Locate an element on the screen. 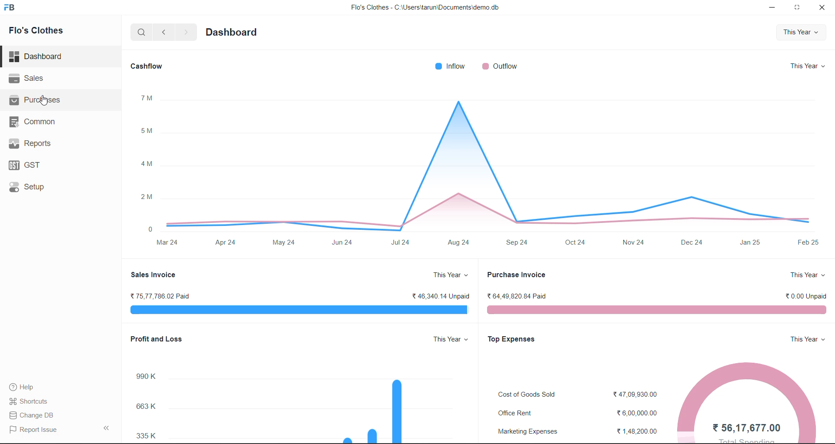 Image resolution: width=835 pixels, height=444 pixels. This Year is located at coordinates (802, 33).